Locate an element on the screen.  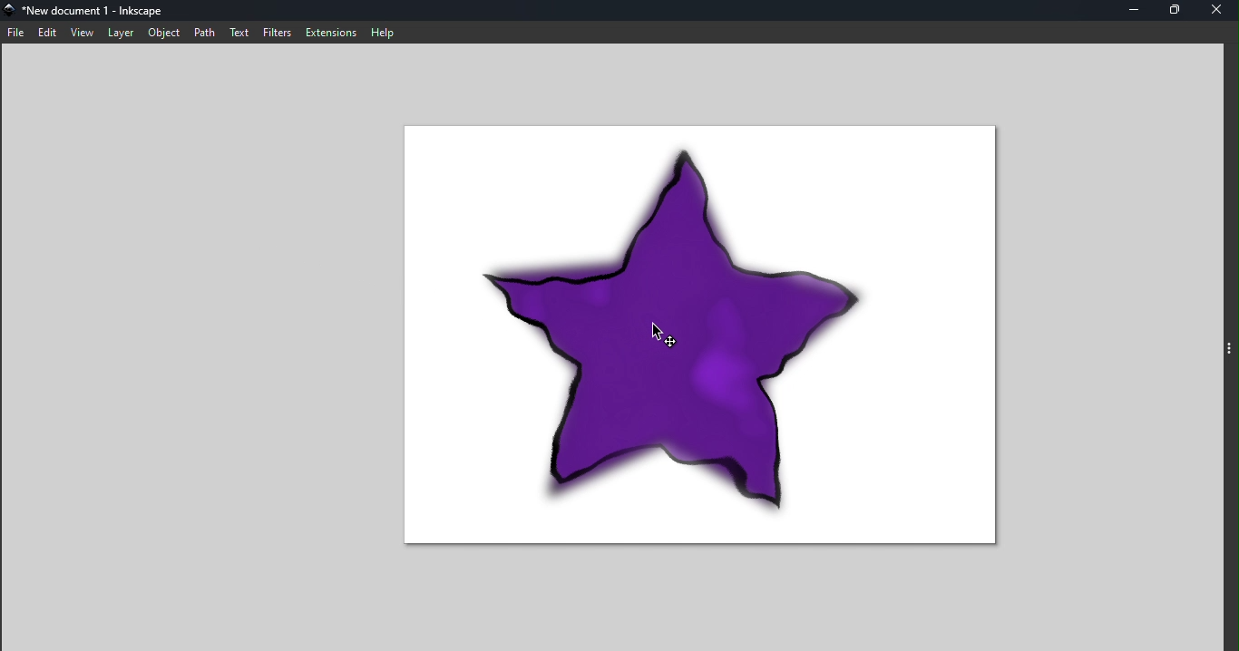
Path is located at coordinates (205, 33).